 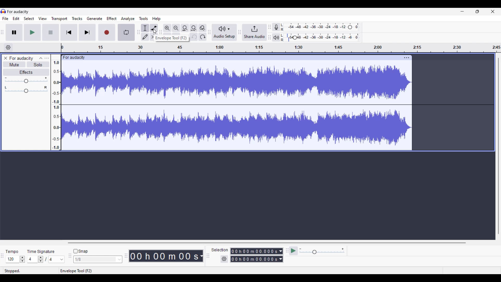 I want to click on Time signature settings, so click(x=46, y=260).